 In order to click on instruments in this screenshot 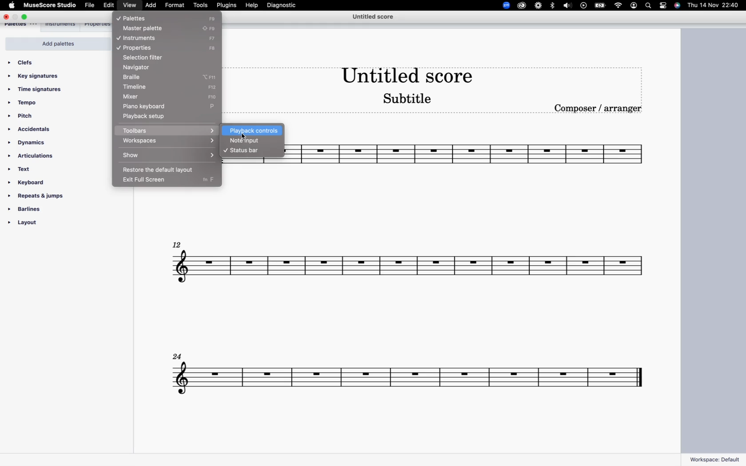, I will do `click(153, 39)`.